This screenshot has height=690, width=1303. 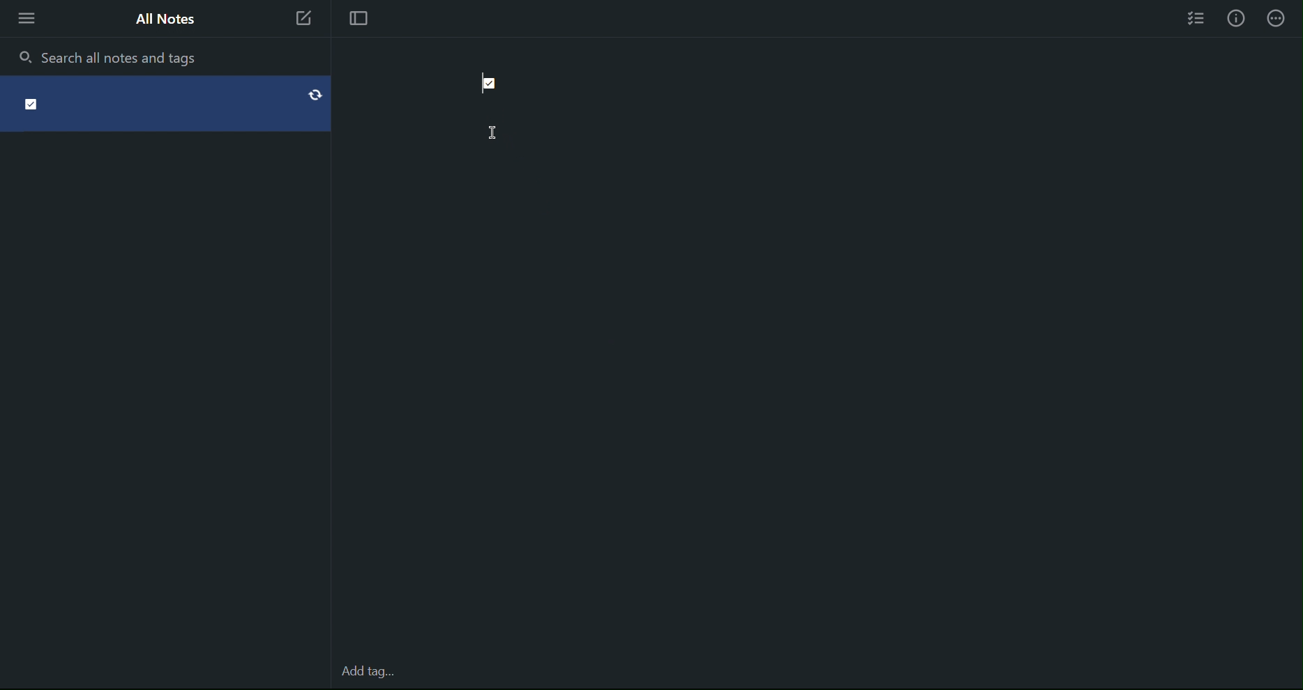 What do you see at coordinates (492, 132) in the screenshot?
I see `Cursor` at bounding box center [492, 132].